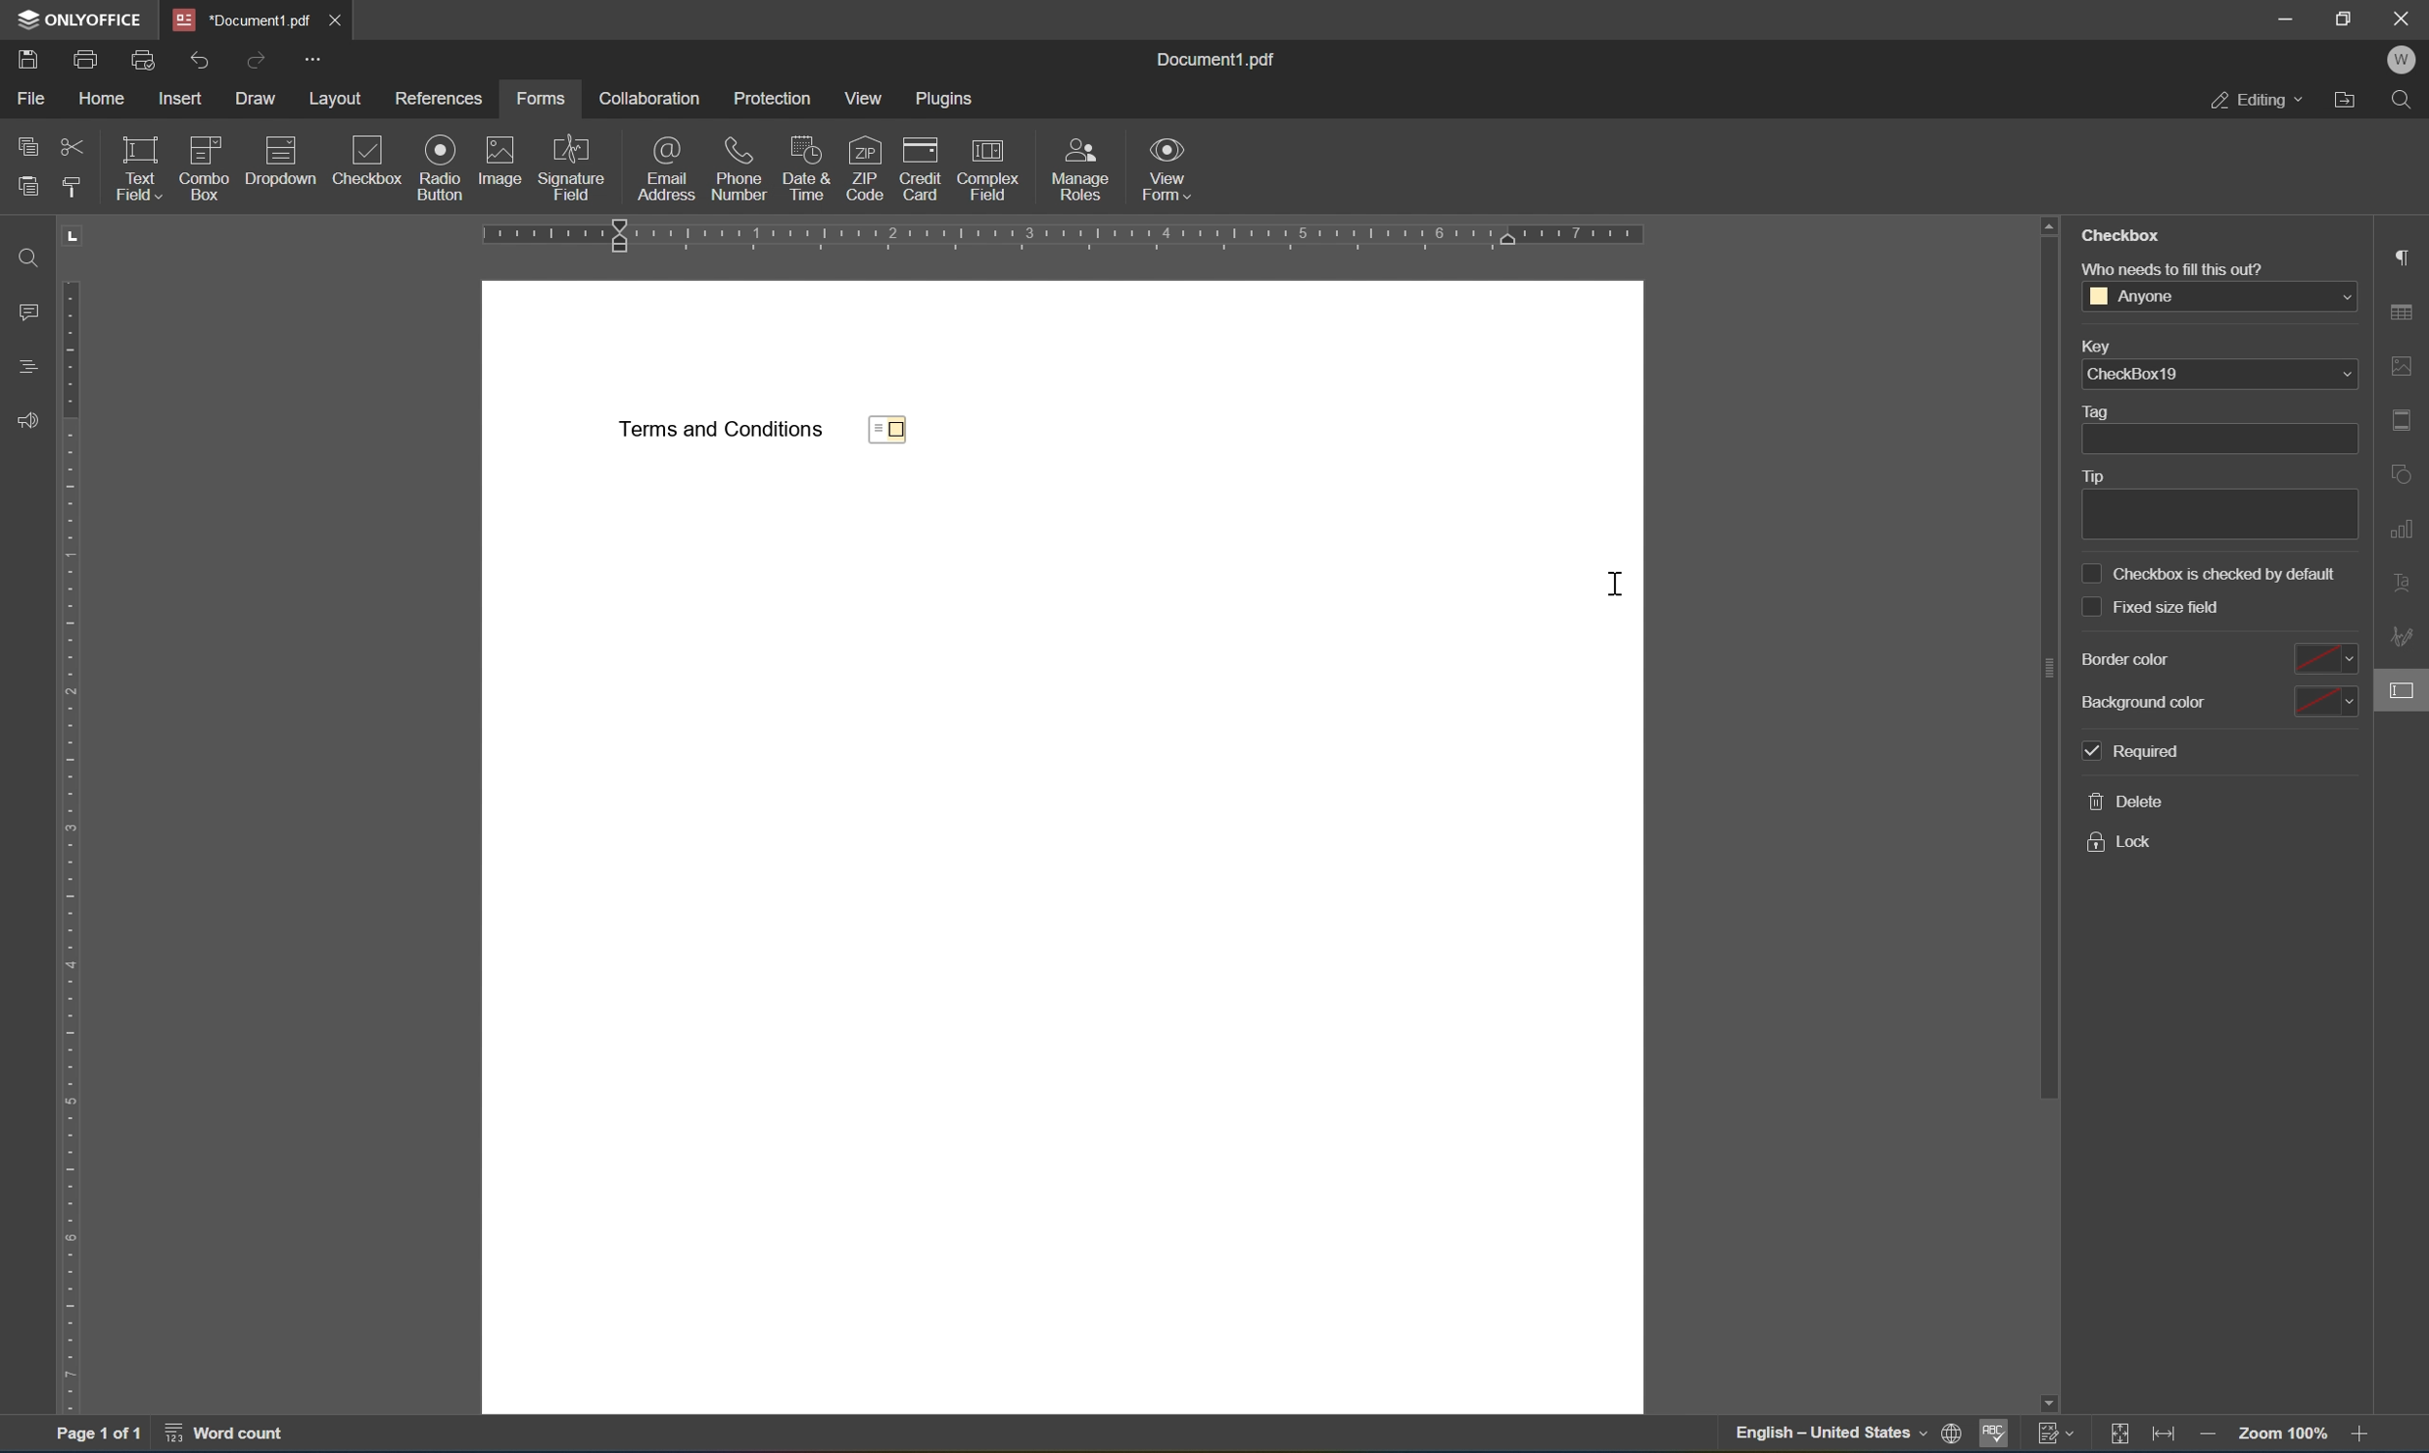 Image resolution: width=2429 pixels, height=1453 pixels. I want to click on ruler, so click(71, 847).